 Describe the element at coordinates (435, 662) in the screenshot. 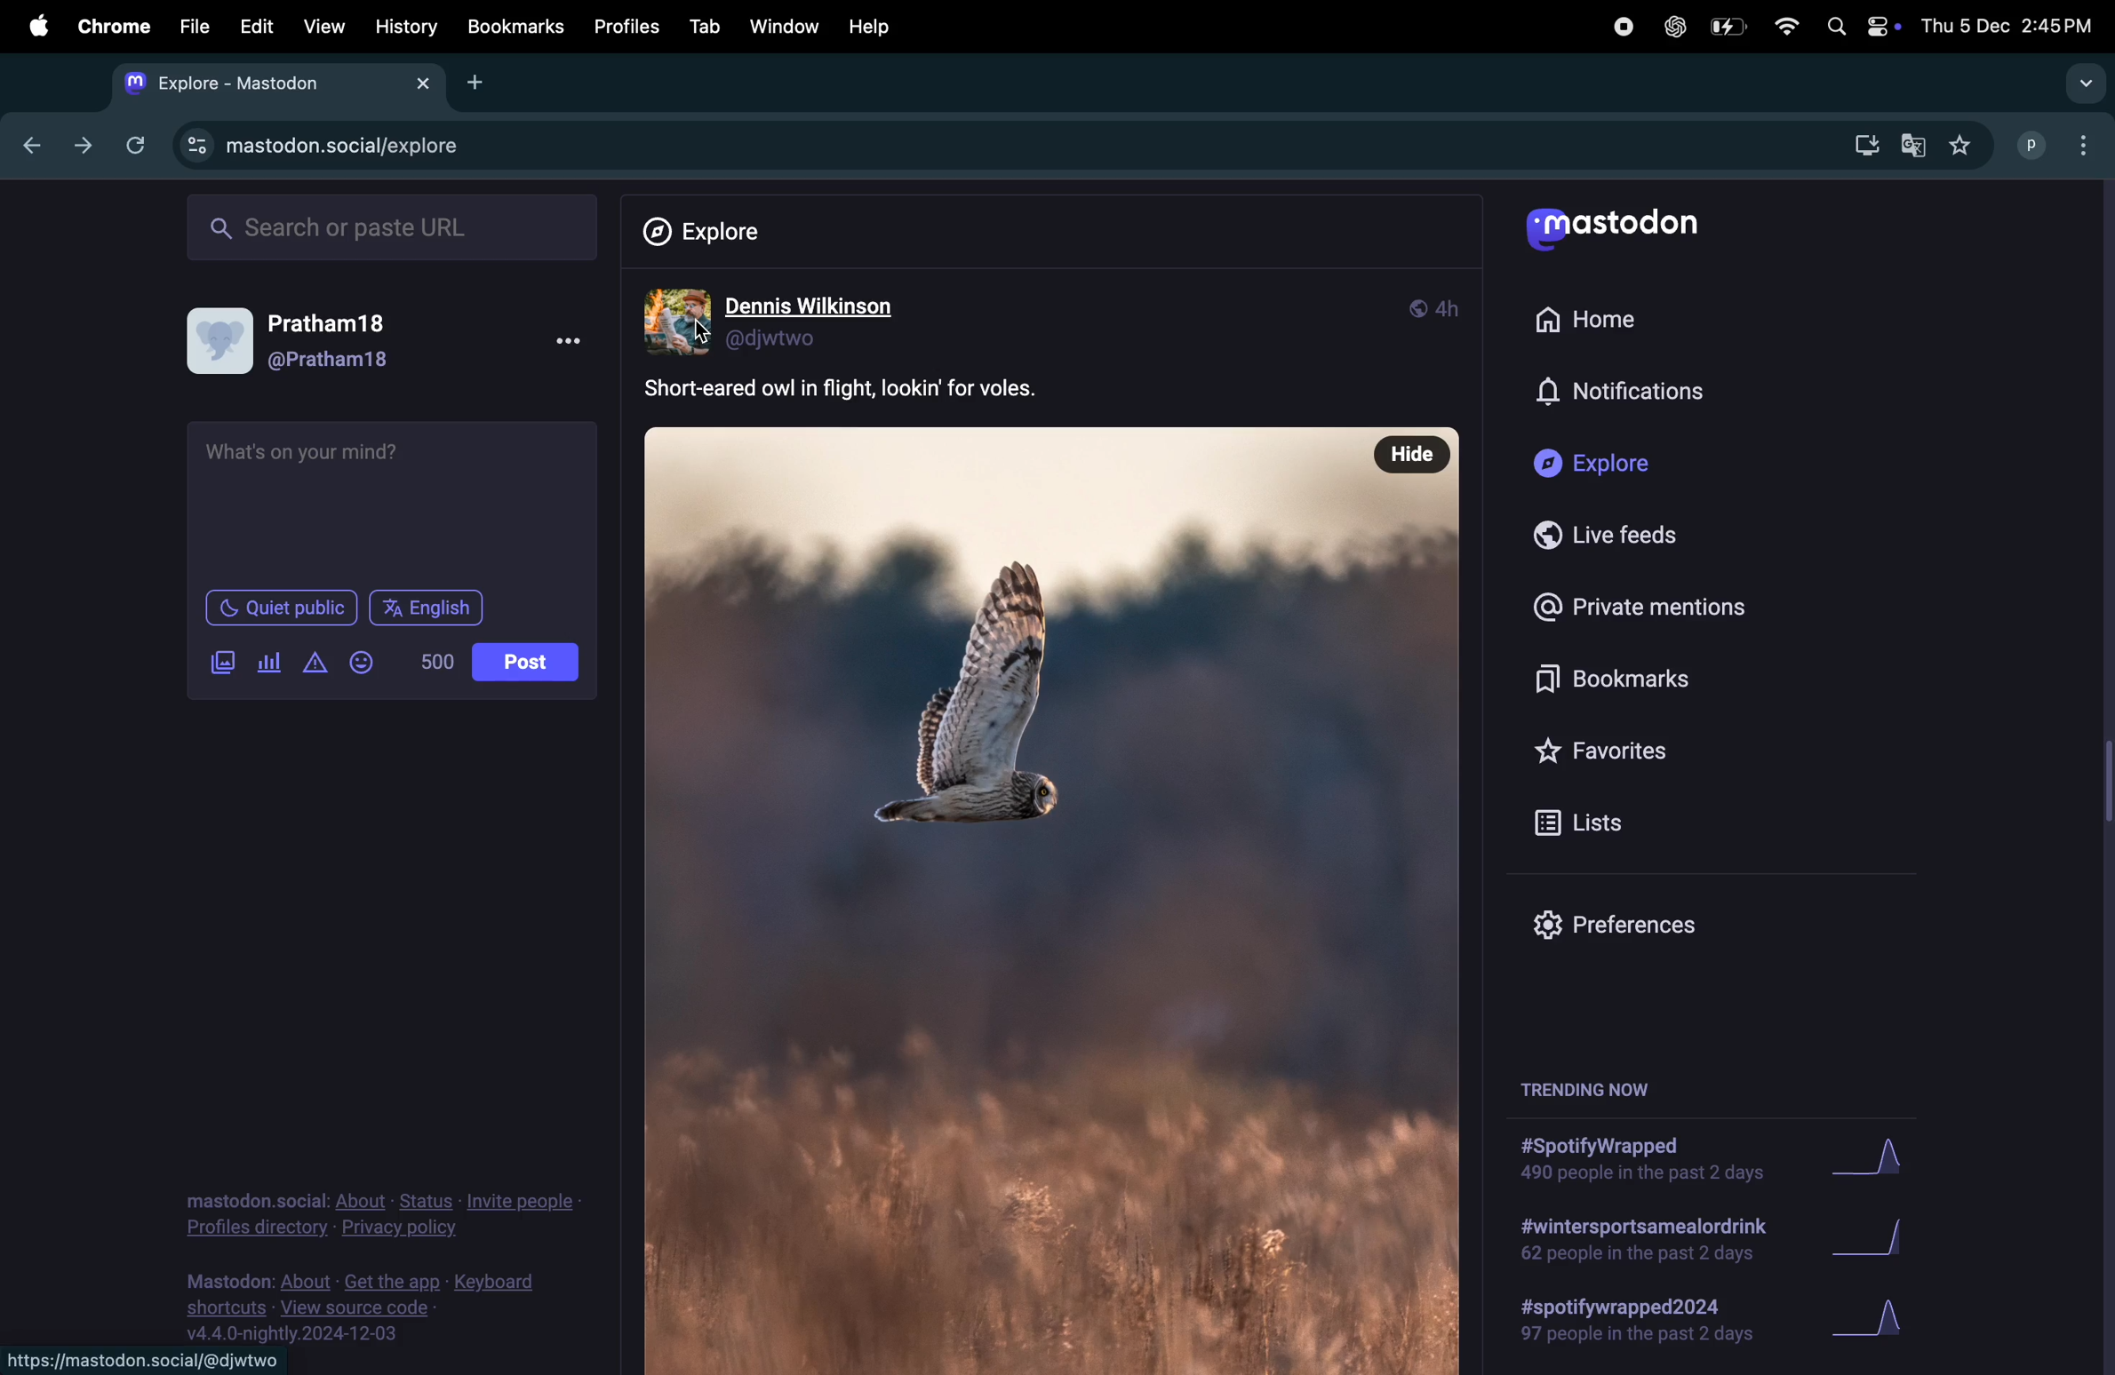

I see `500` at that location.